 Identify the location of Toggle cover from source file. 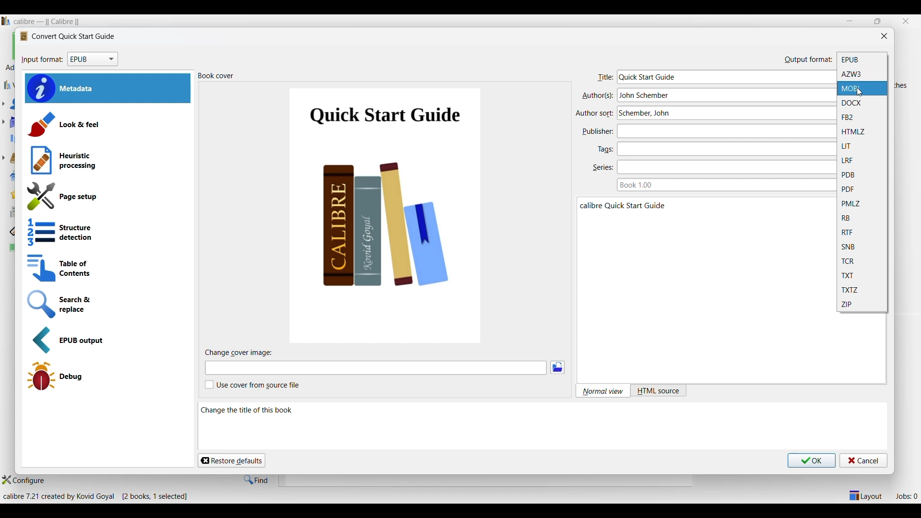
(252, 385).